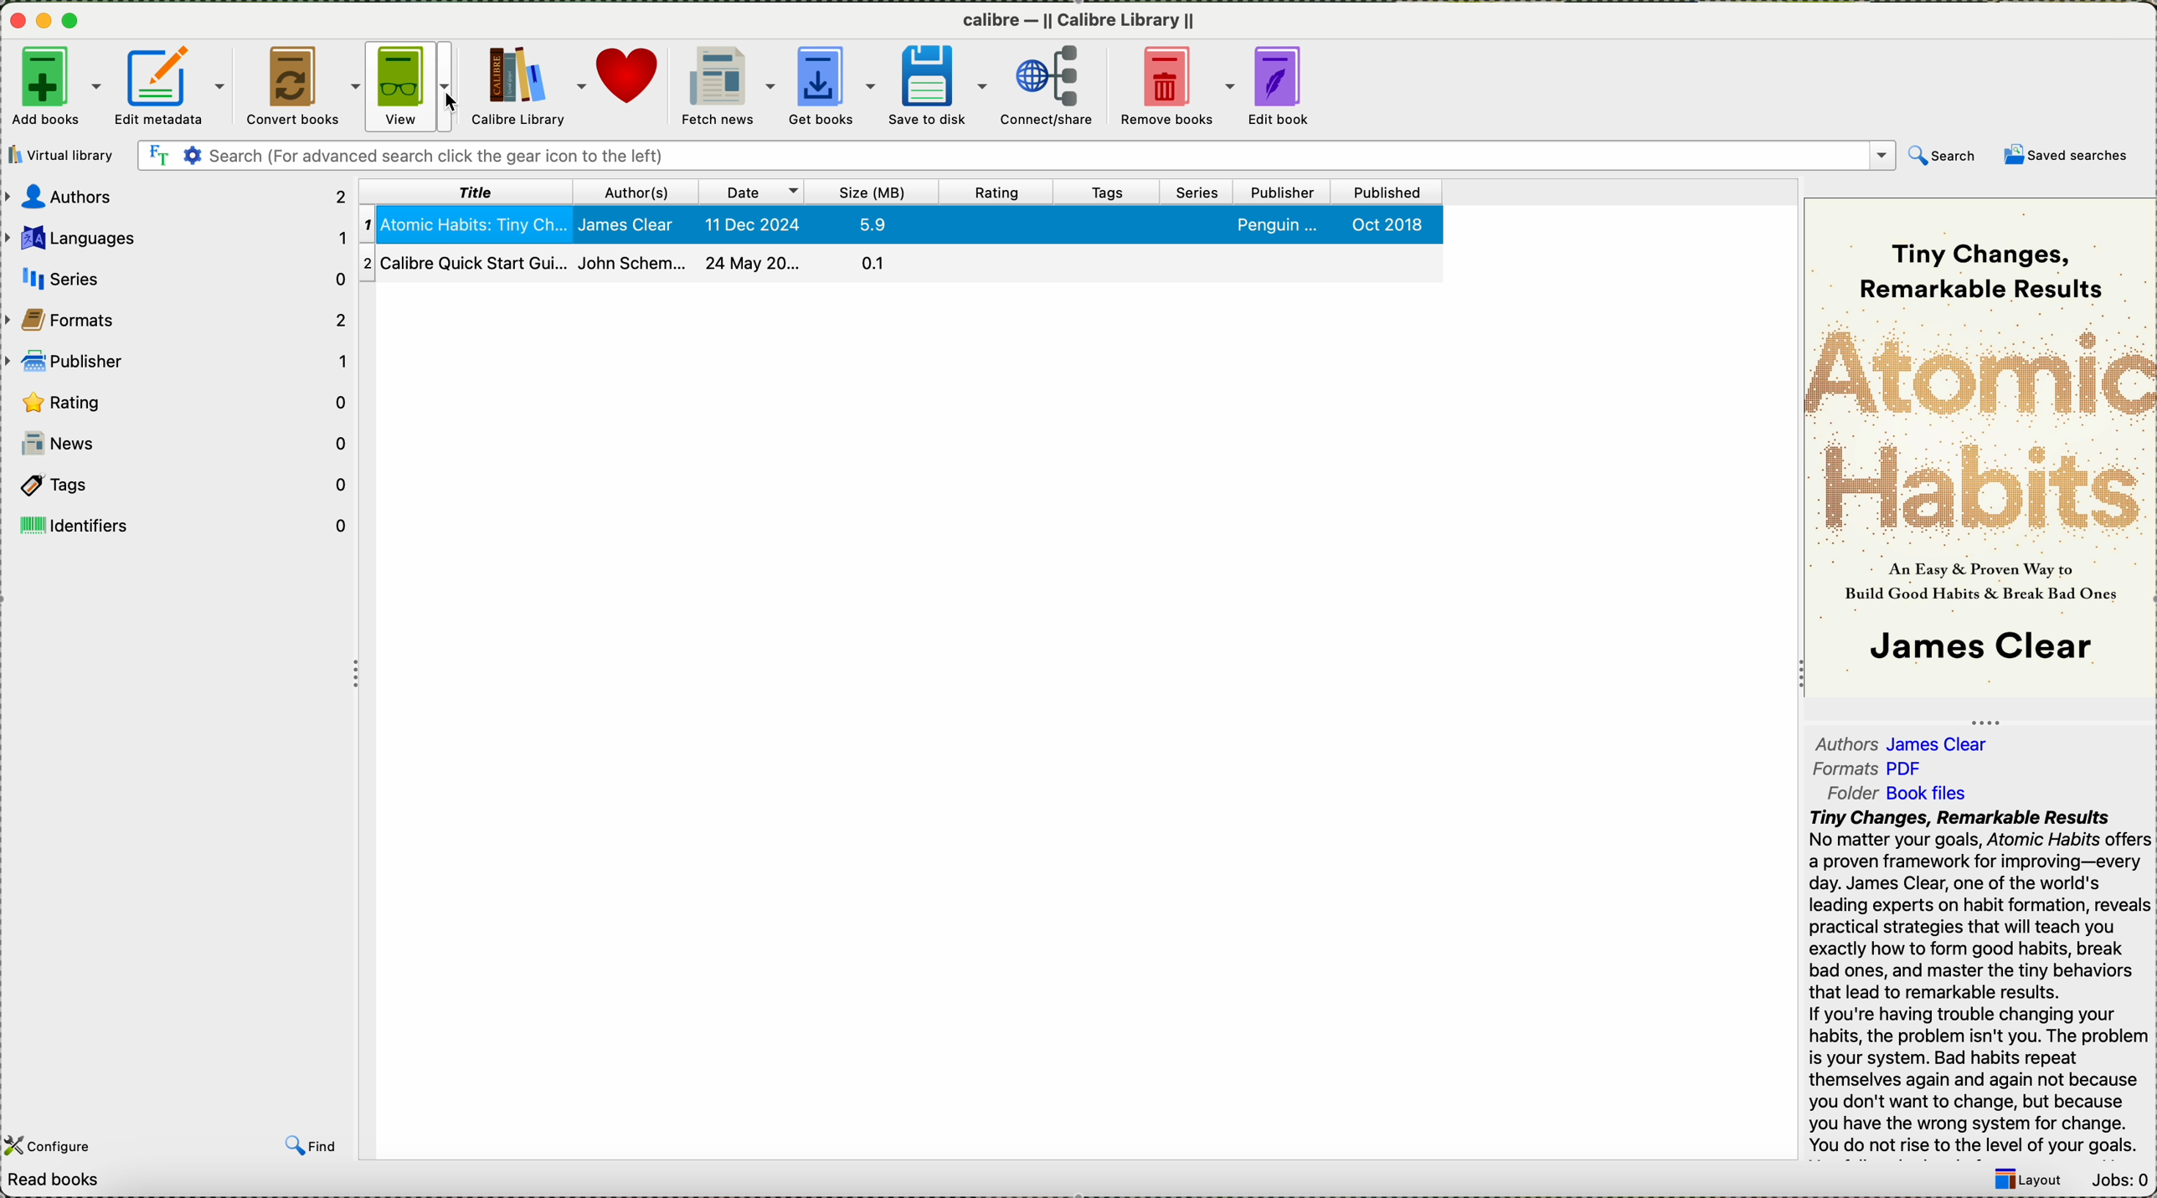  What do you see at coordinates (184, 487) in the screenshot?
I see `tags` at bounding box center [184, 487].